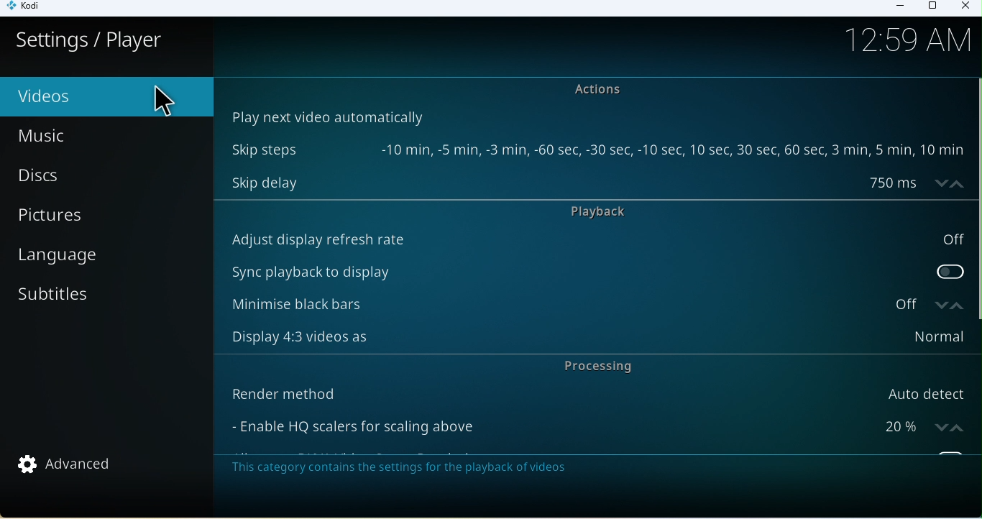 The height and width of the screenshot is (519, 982). Describe the element at coordinates (170, 102) in the screenshot. I see `Cursor` at that location.